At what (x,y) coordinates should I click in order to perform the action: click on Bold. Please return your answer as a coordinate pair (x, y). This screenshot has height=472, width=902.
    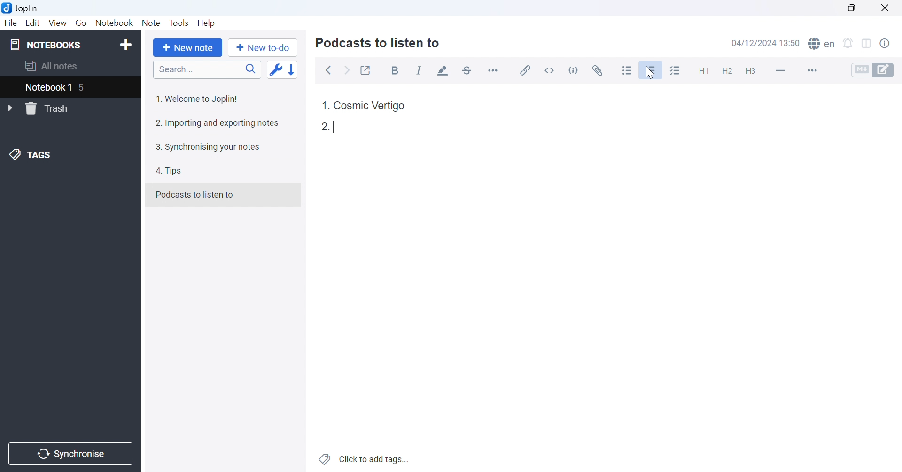
    Looking at the image, I should click on (397, 71).